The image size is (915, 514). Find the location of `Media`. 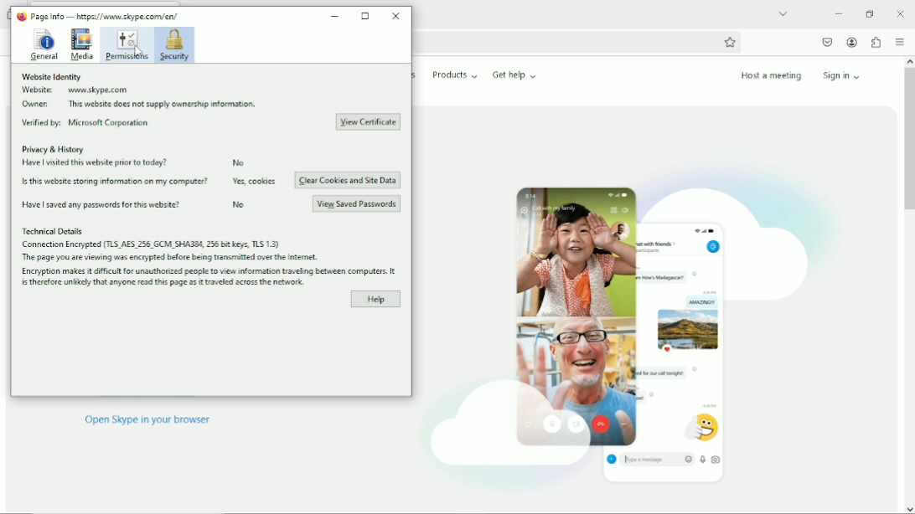

Media is located at coordinates (81, 44).